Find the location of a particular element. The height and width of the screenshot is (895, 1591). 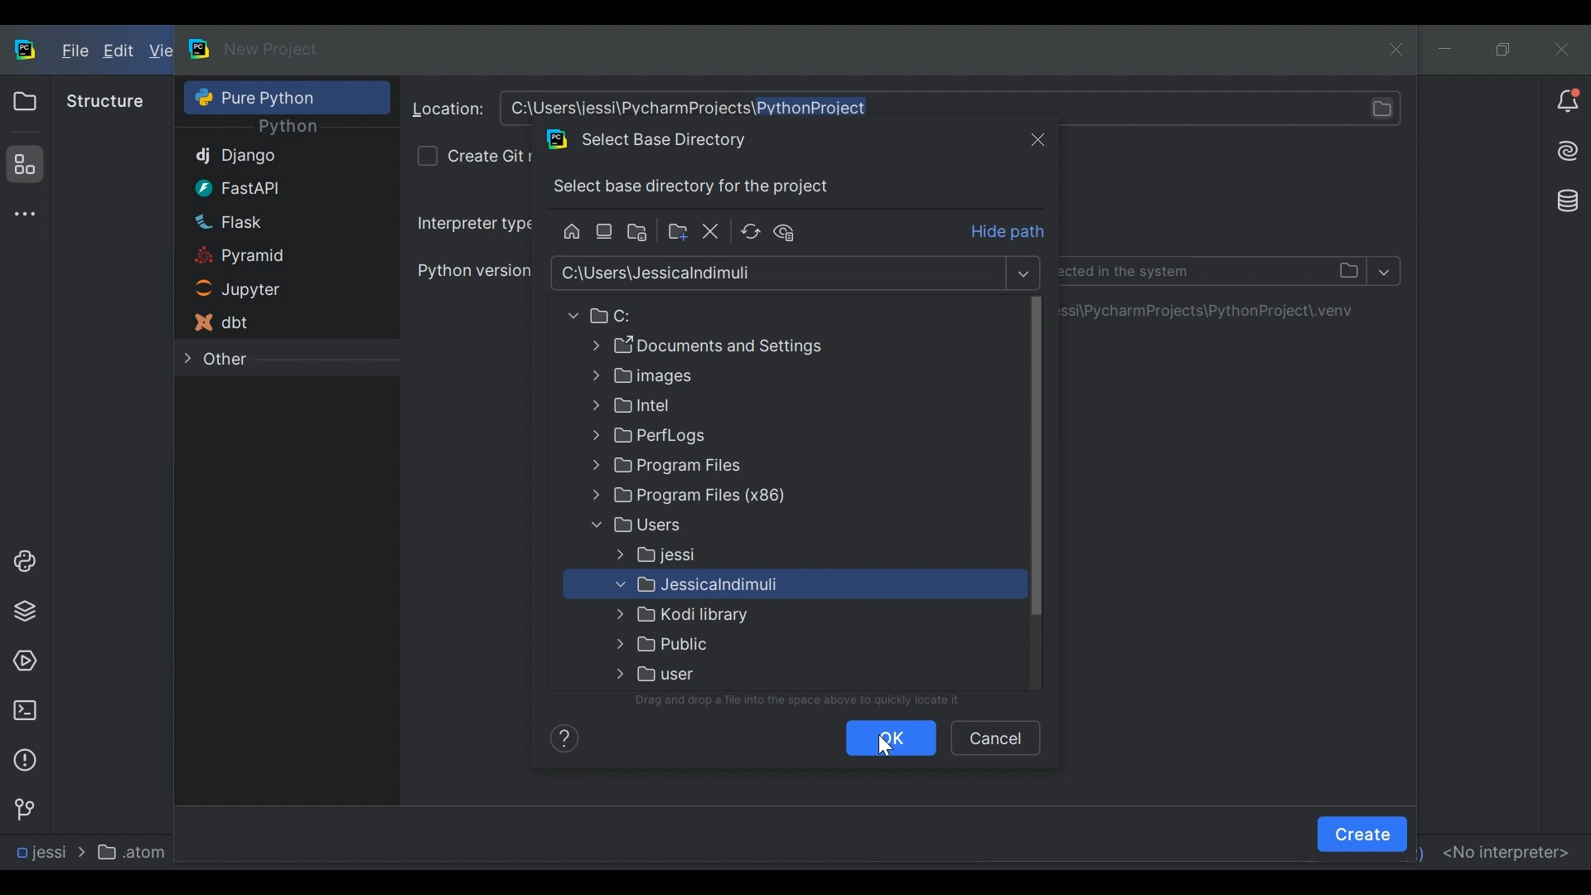

PyCharm is located at coordinates (201, 48).